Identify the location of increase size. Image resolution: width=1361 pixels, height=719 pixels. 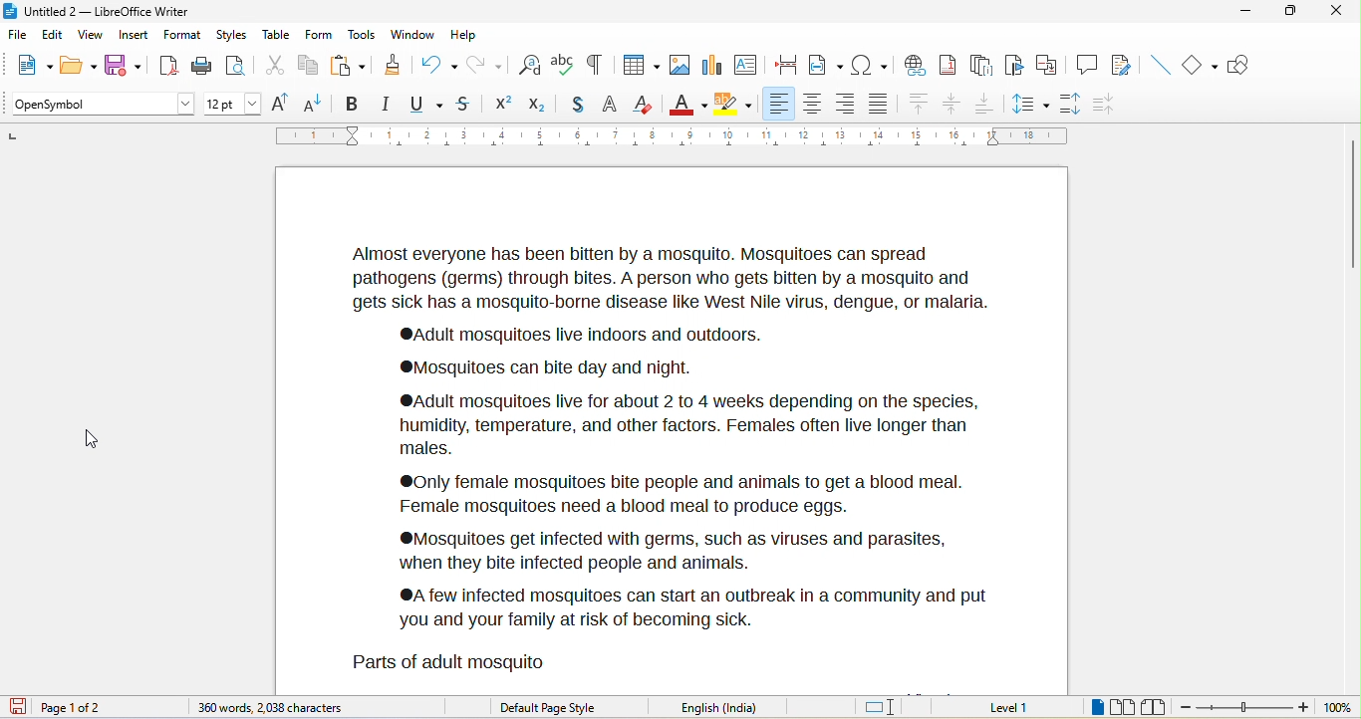
(283, 102).